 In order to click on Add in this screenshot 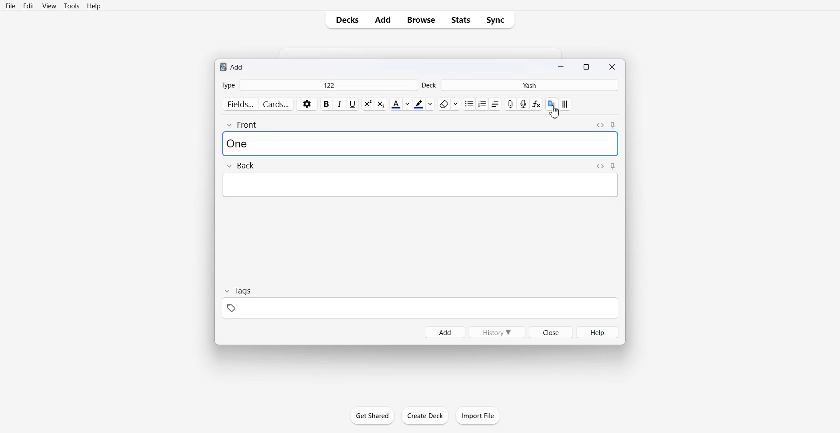, I will do `click(444, 332)`.